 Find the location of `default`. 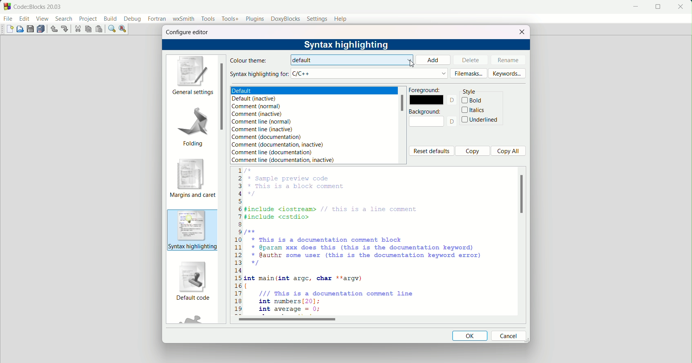

default is located at coordinates (354, 59).